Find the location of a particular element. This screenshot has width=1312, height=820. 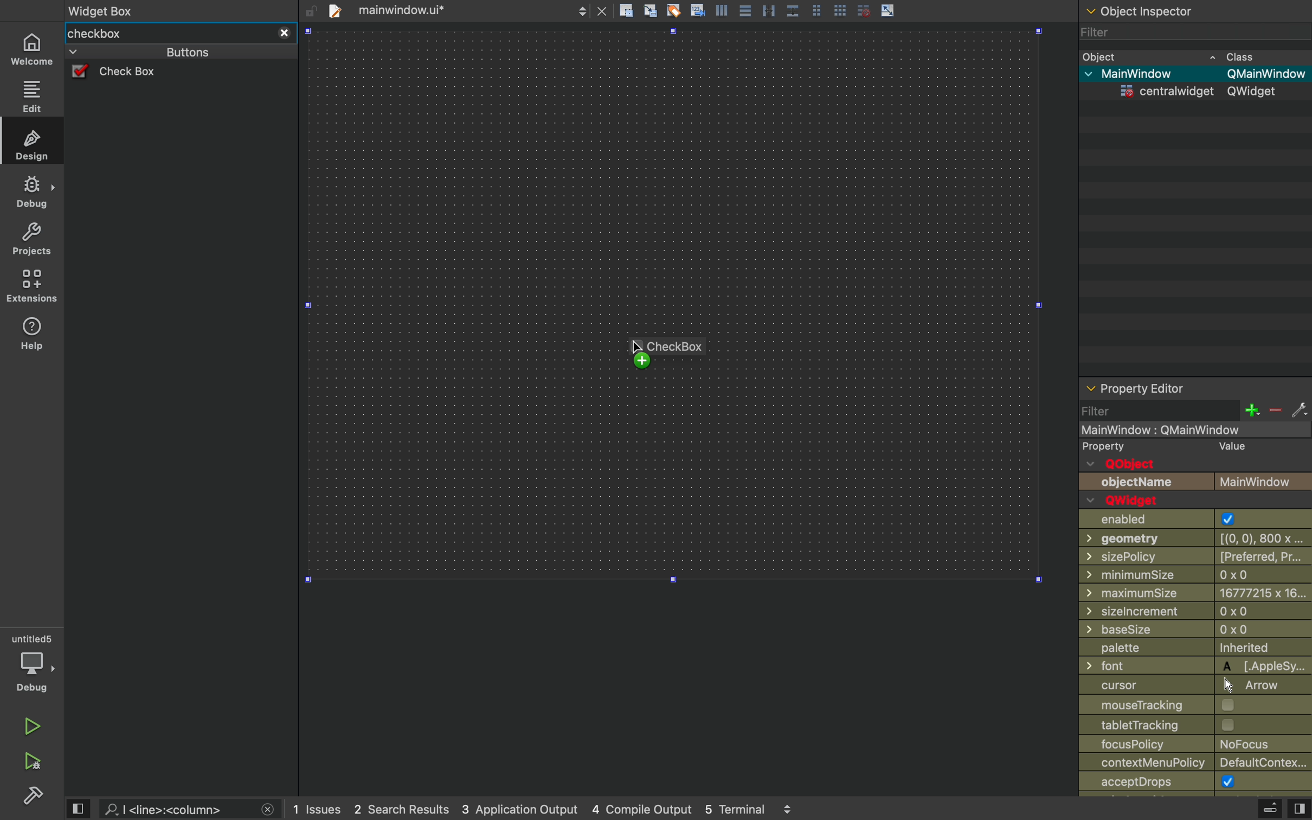

qwidget is located at coordinates (1131, 501).